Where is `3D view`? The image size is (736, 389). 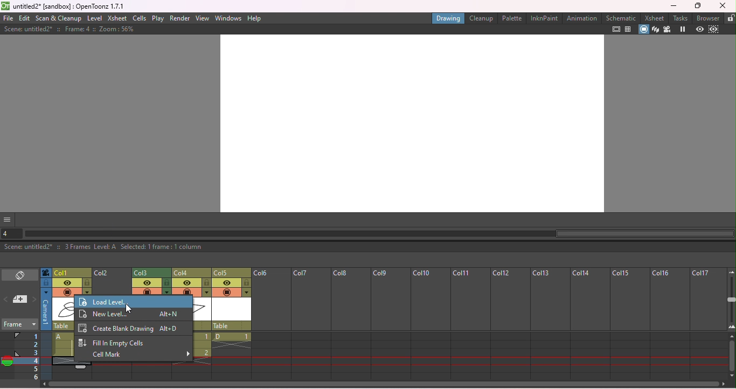
3D view is located at coordinates (656, 30).